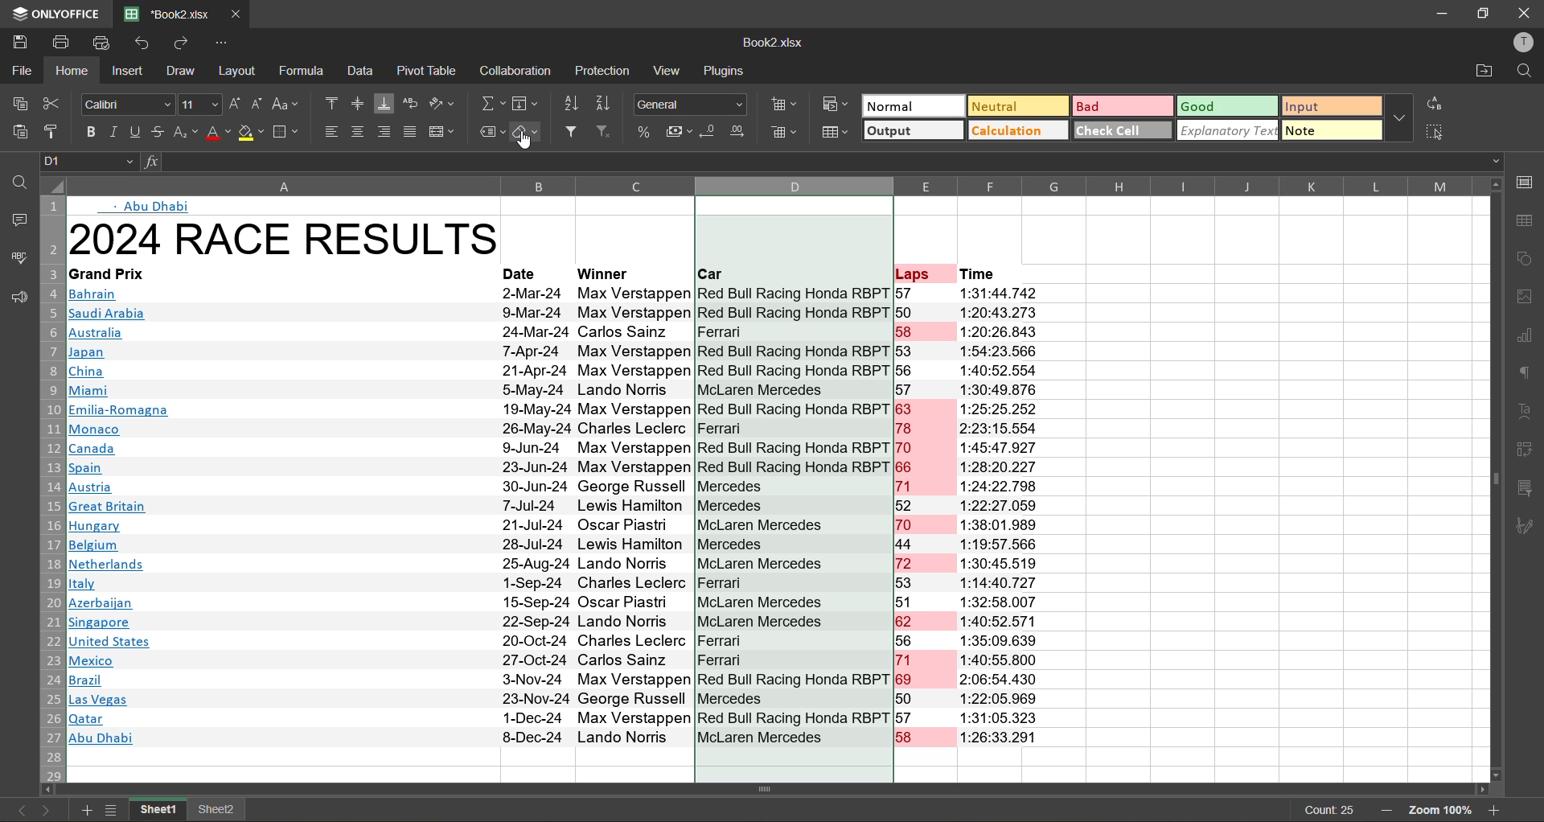 Image resolution: width=1544 pixels, height=822 pixels. Describe the element at coordinates (16, 104) in the screenshot. I see `copy` at that location.